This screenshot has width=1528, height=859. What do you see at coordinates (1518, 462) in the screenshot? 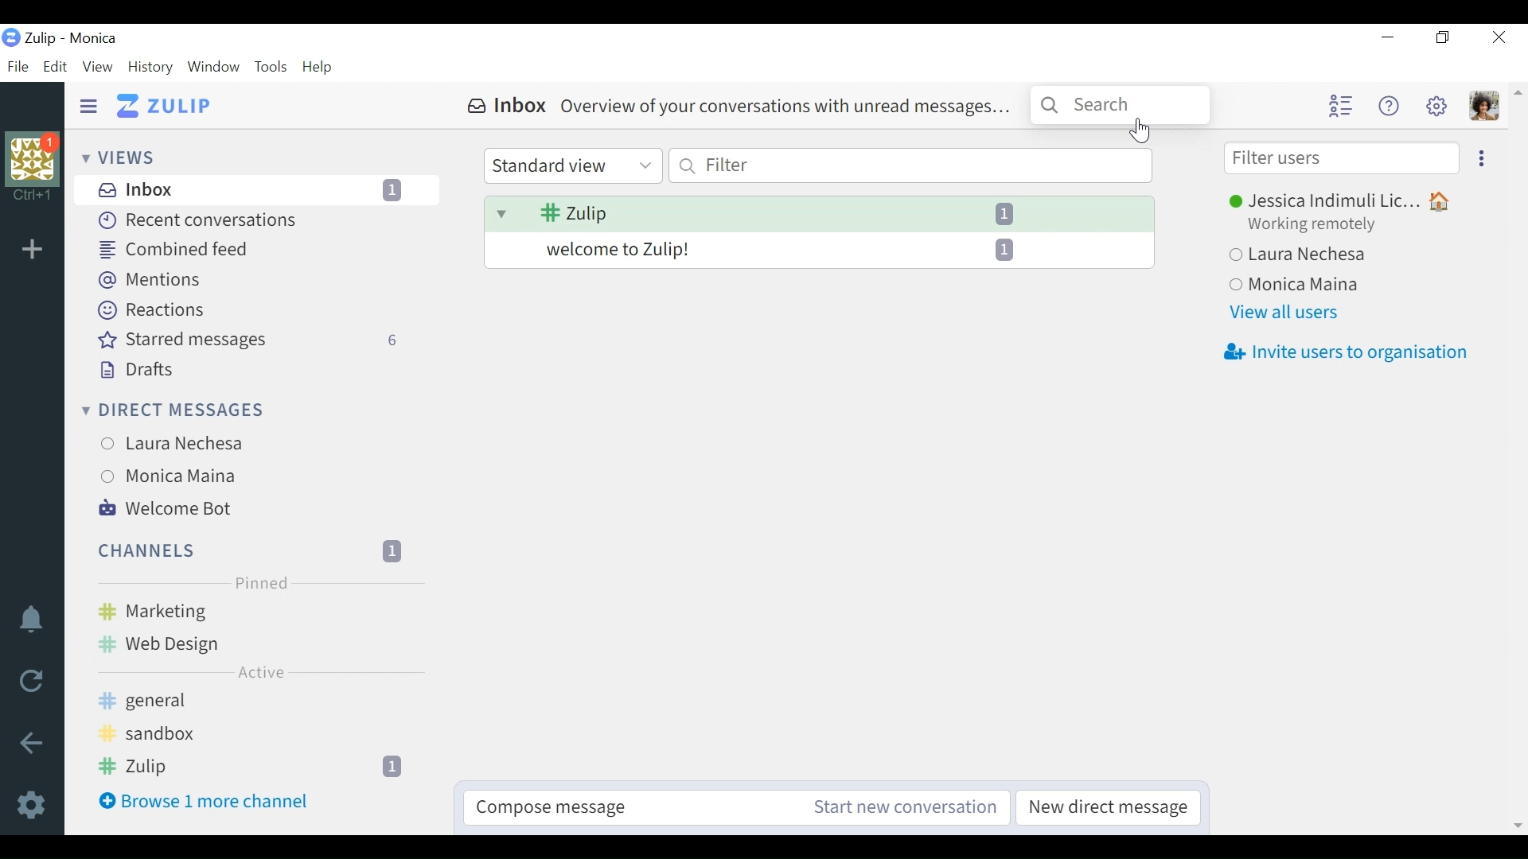
I see `vertical scrollbar` at bounding box center [1518, 462].